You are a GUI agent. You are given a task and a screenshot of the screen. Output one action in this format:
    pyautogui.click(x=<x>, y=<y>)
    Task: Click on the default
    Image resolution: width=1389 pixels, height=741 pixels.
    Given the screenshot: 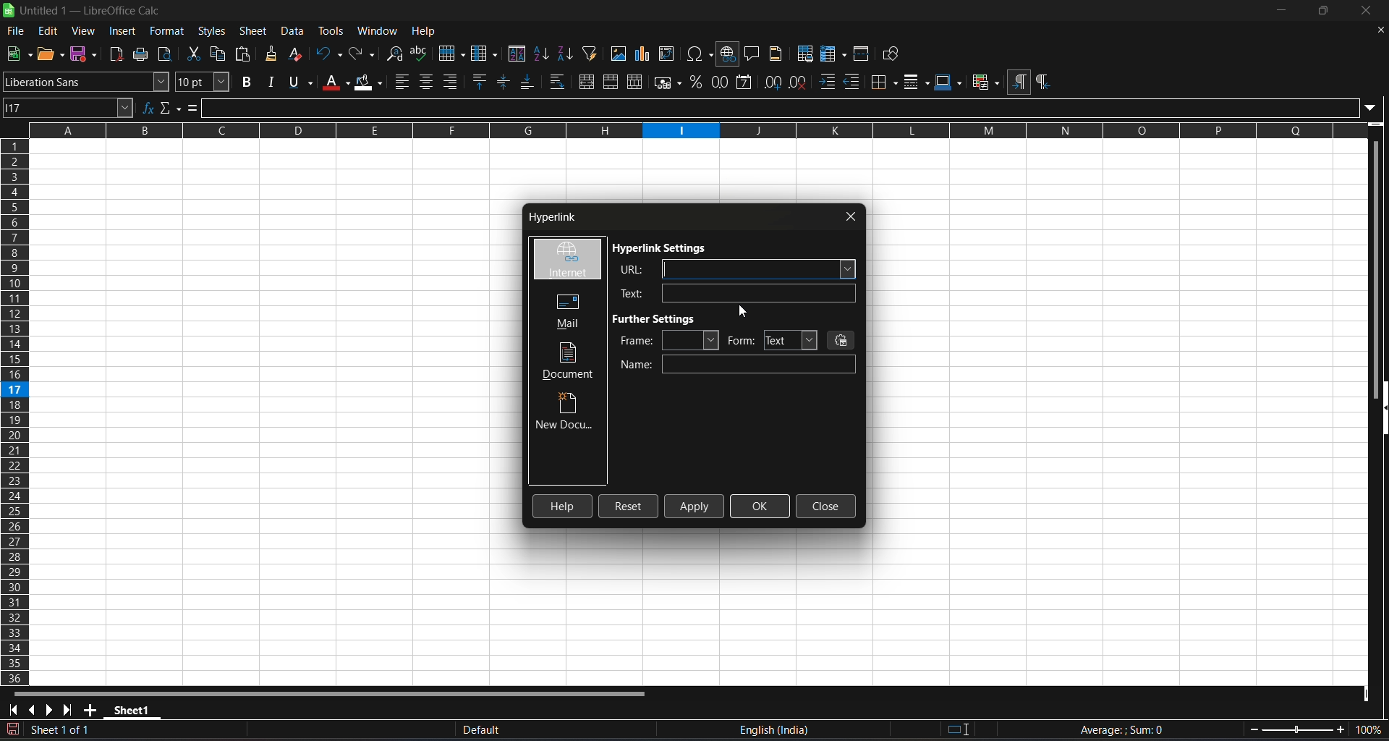 What is the action you would take?
    pyautogui.click(x=593, y=730)
    